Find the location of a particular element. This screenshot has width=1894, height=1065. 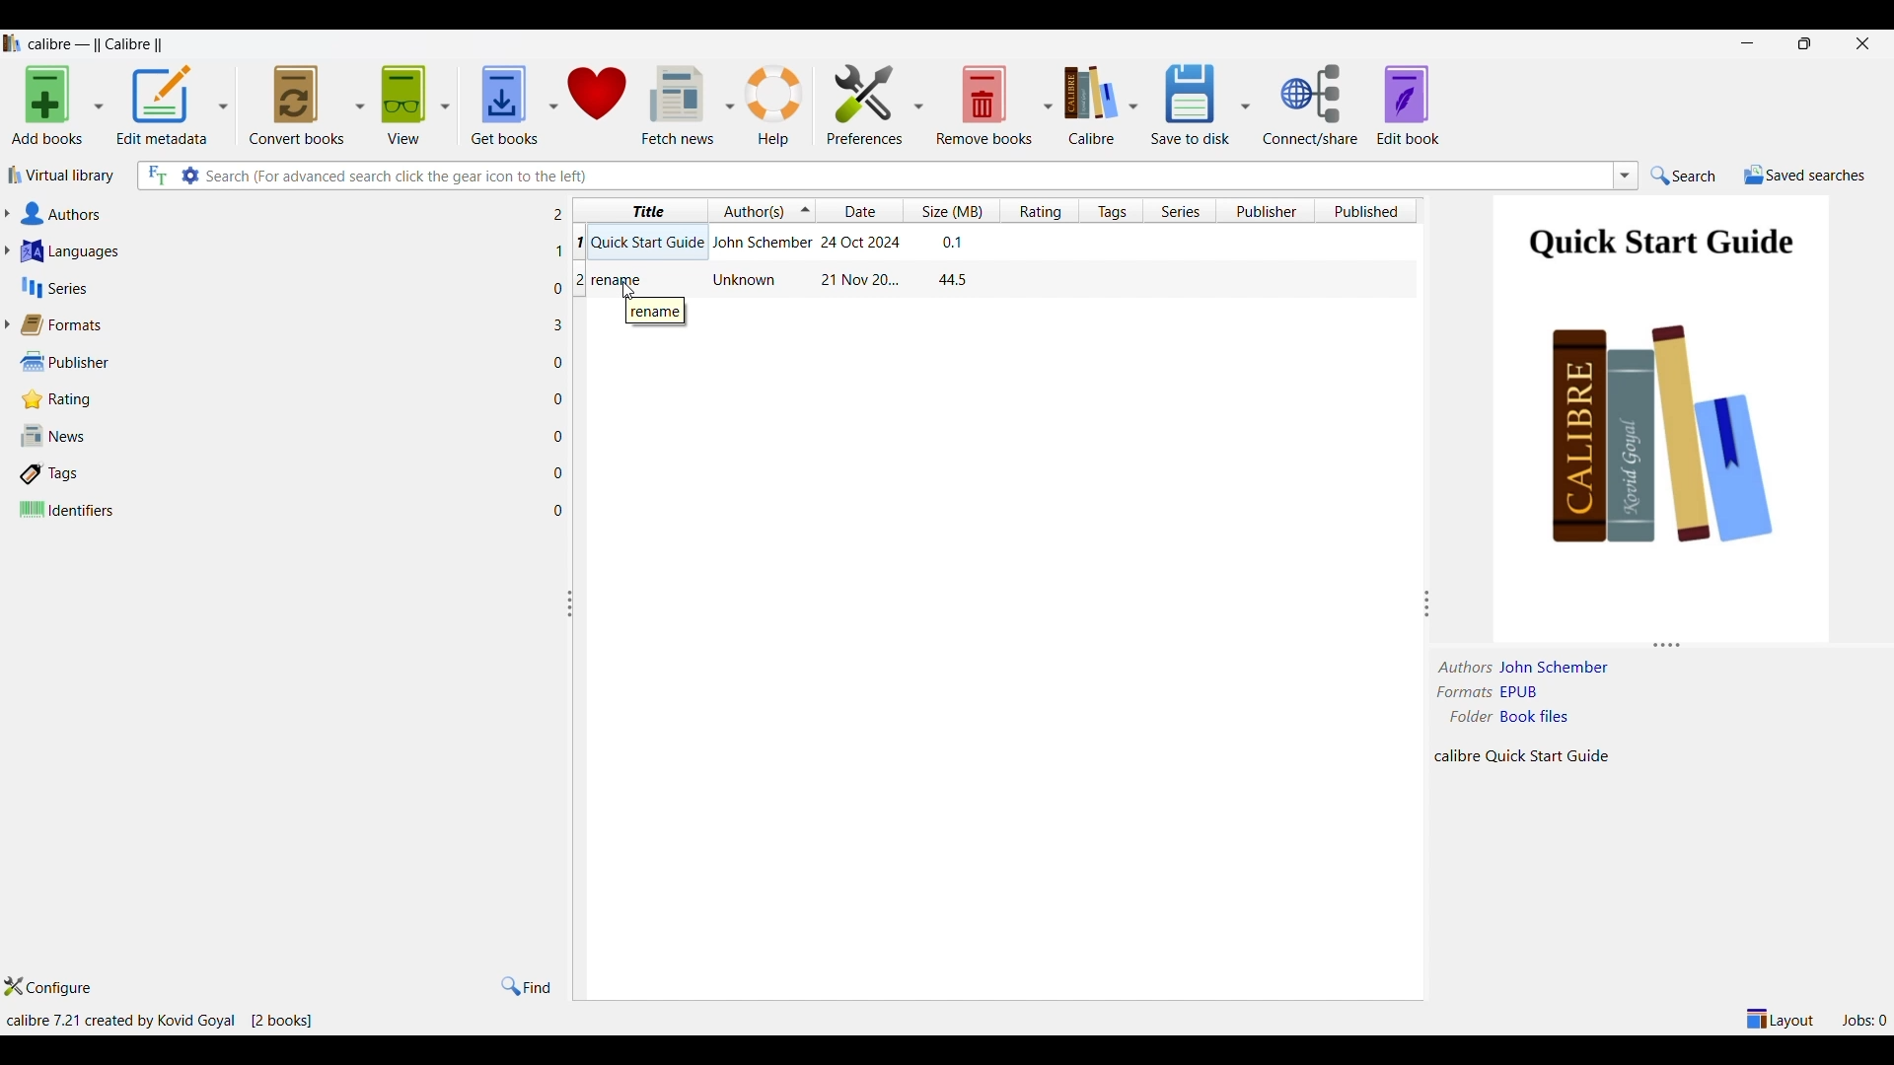

Author name is located at coordinates (1553, 667).